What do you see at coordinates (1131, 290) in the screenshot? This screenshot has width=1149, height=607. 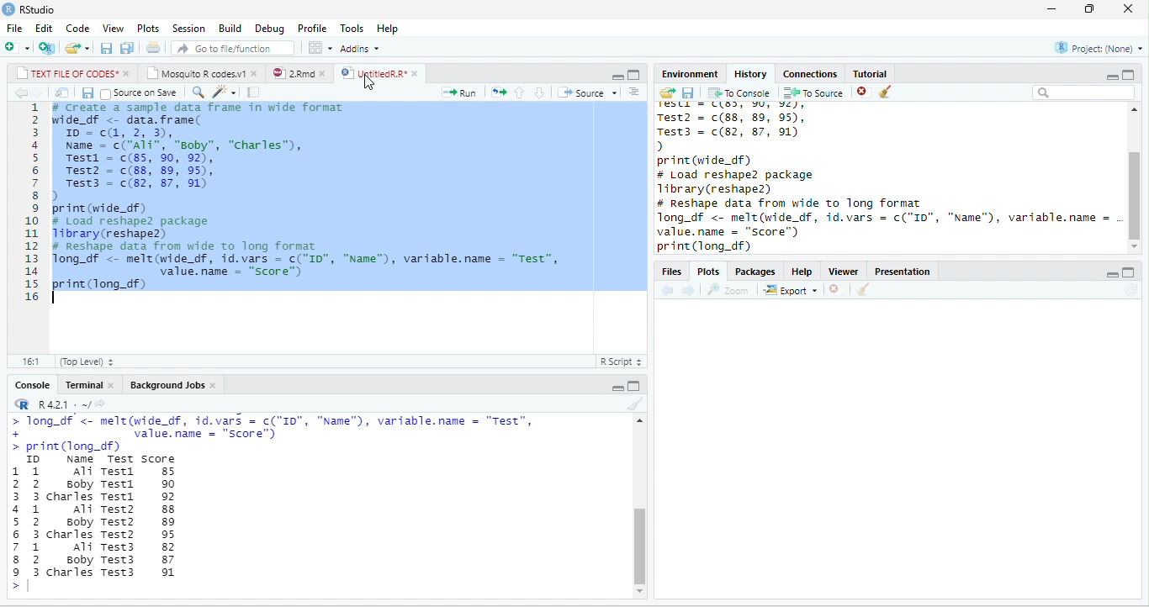 I see `refresh` at bounding box center [1131, 290].